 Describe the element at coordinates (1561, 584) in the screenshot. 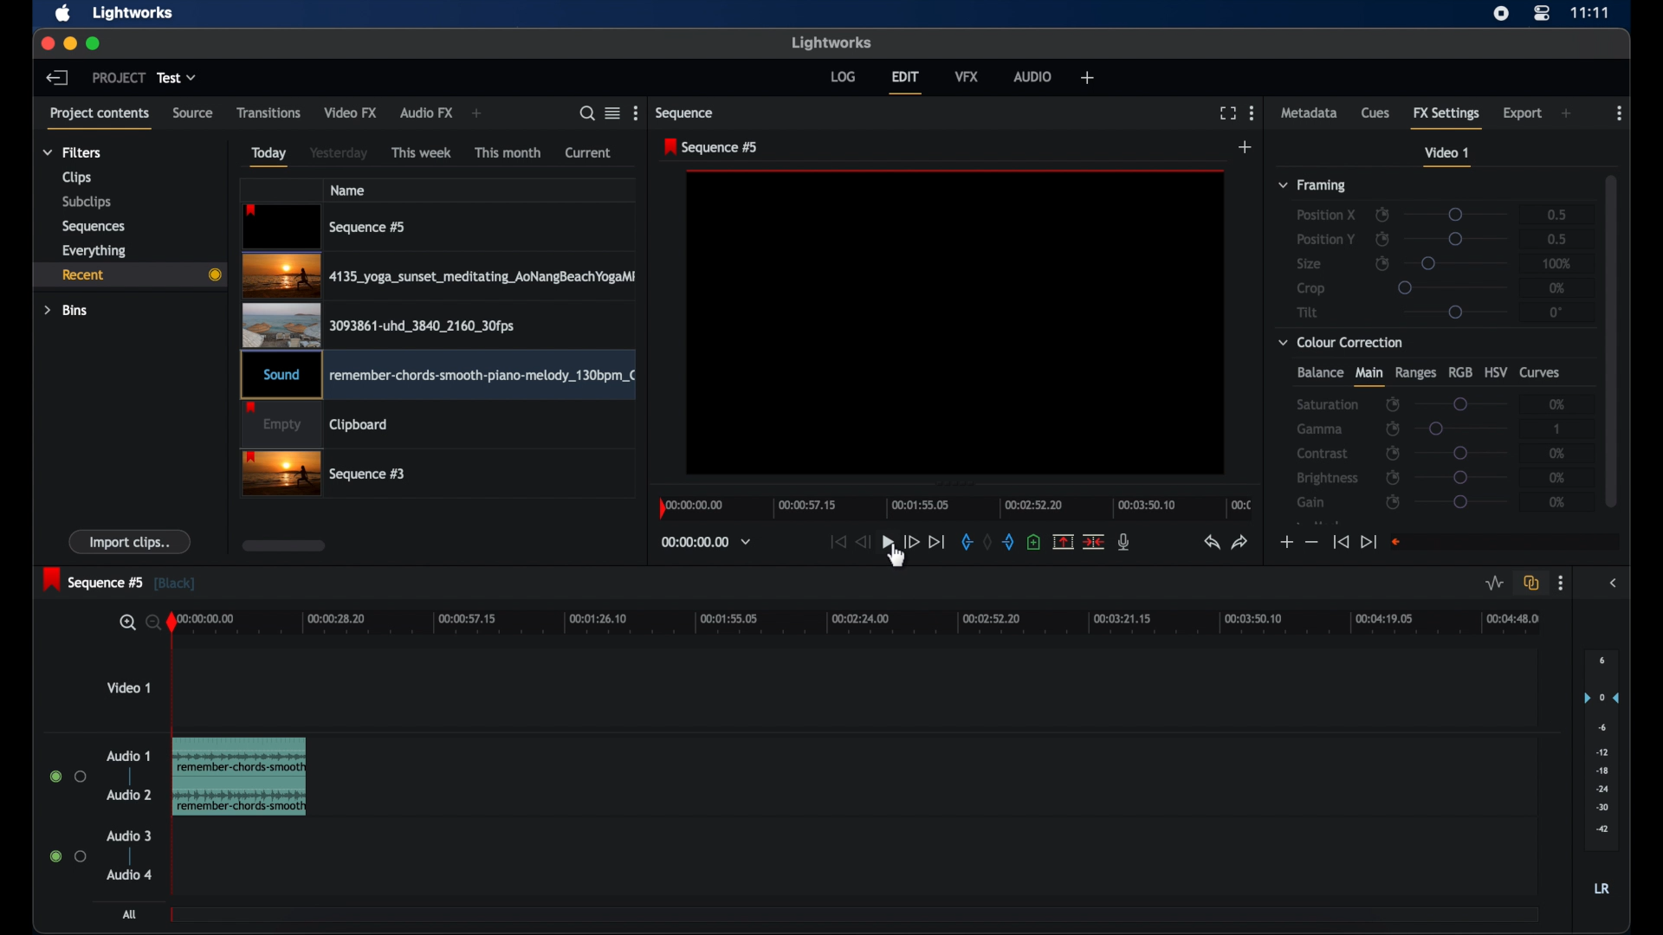

I see `more options` at that location.